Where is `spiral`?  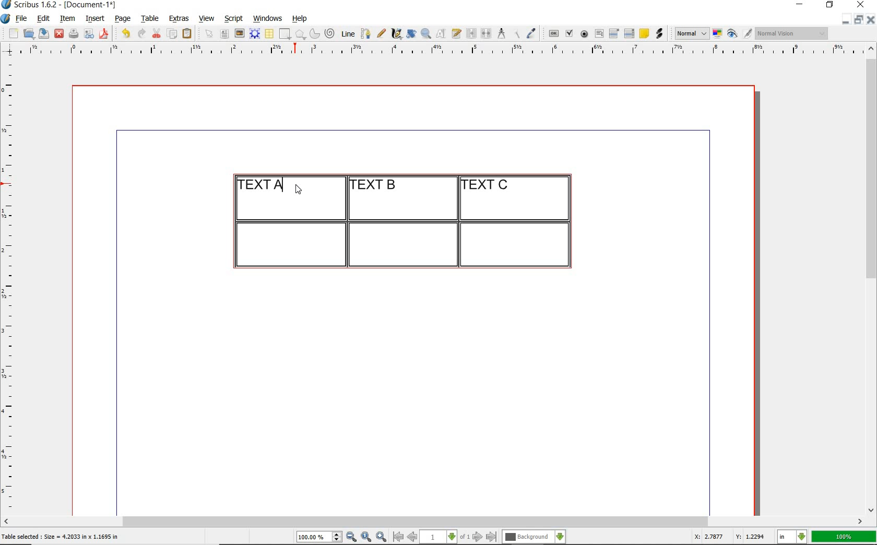
spiral is located at coordinates (330, 33).